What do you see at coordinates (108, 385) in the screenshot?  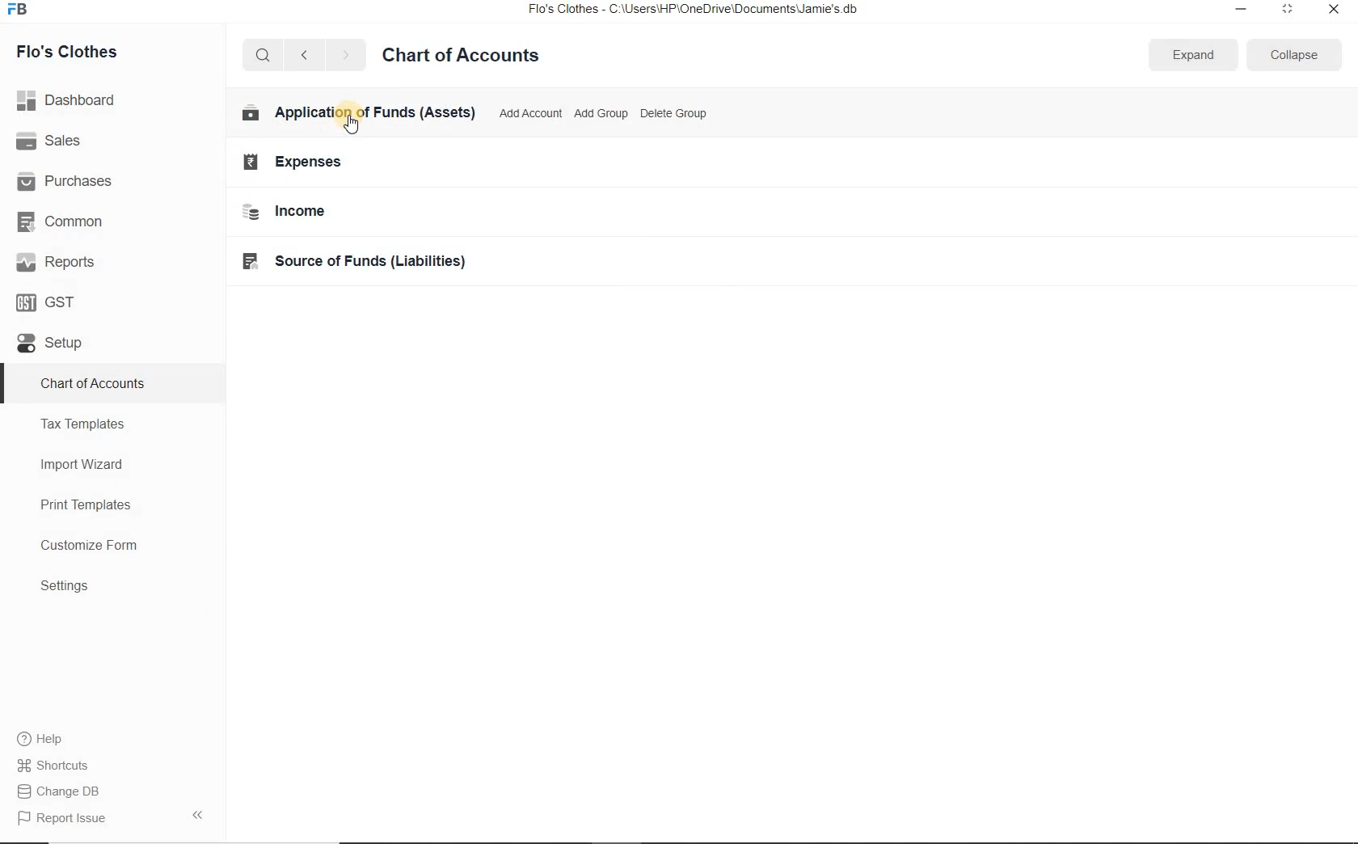 I see `chart of Accounts` at bounding box center [108, 385].